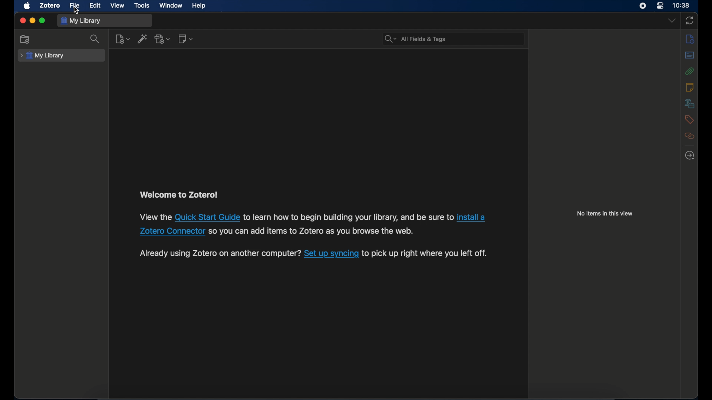 Image resolution: width=712 pixels, height=400 pixels. What do you see at coordinates (178, 195) in the screenshot?
I see `welcome to zotero` at bounding box center [178, 195].